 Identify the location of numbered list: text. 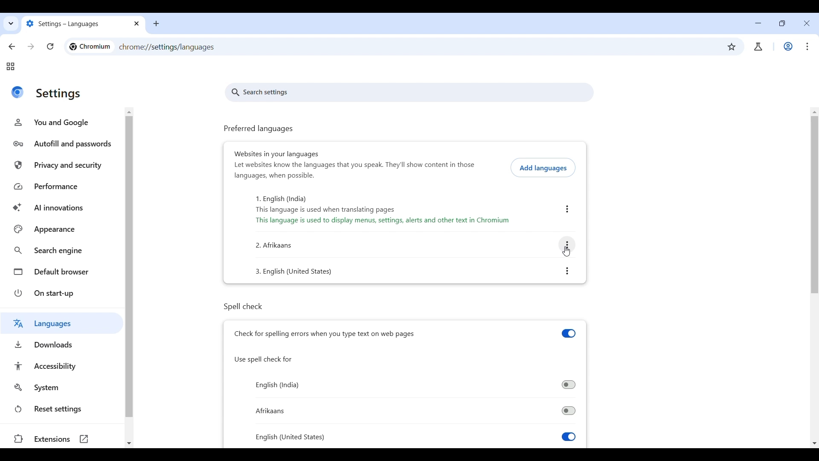
(274, 246).